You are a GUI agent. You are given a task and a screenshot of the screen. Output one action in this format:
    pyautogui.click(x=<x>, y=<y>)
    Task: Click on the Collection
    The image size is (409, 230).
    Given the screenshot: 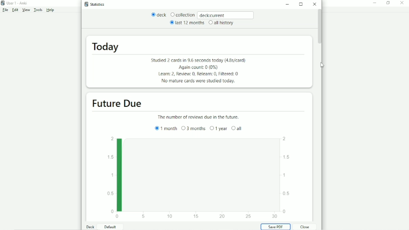 What is the action you would take?
    pyautogui.click(x=182, y=15)
    